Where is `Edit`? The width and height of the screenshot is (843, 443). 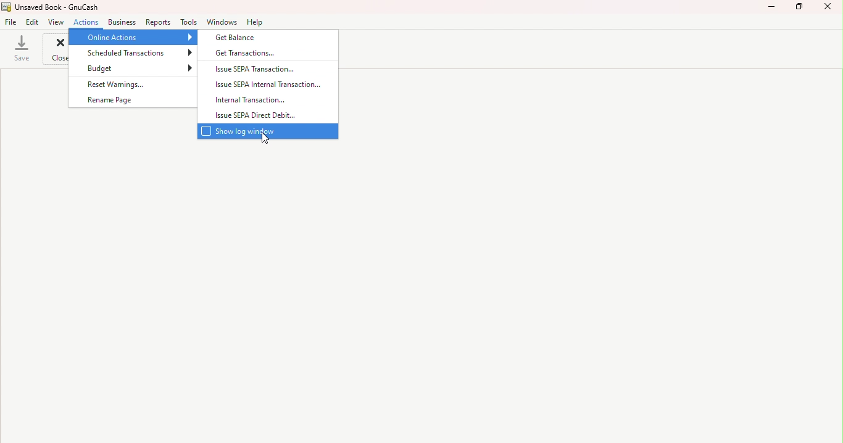
Edit is located at coordinates (33, 22).